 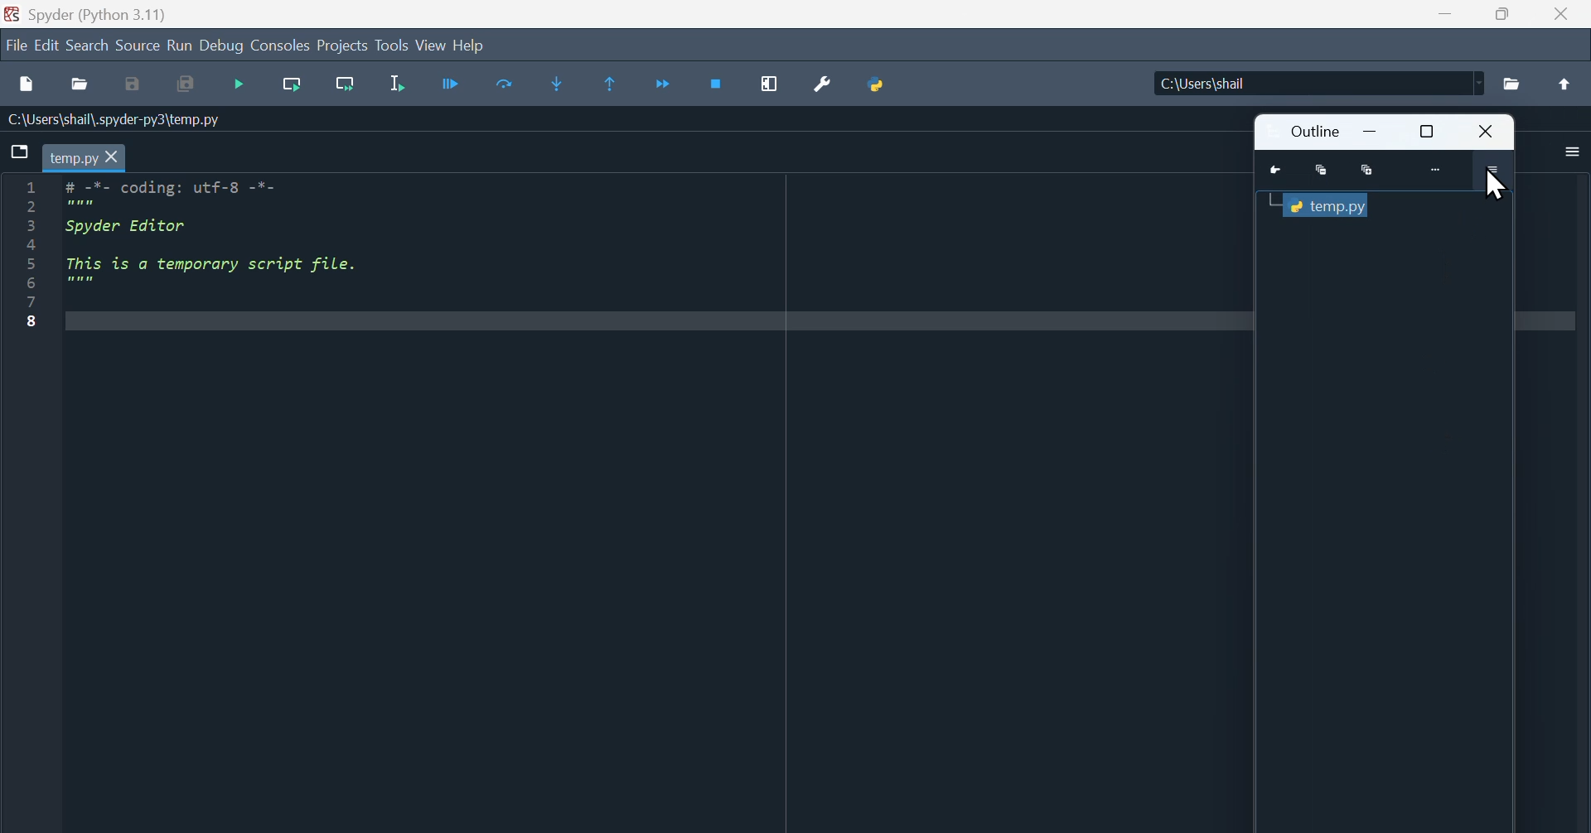 I want to click on C:\Users\shail\.spyder-py3\temp.py, so click(x=136, y=119).